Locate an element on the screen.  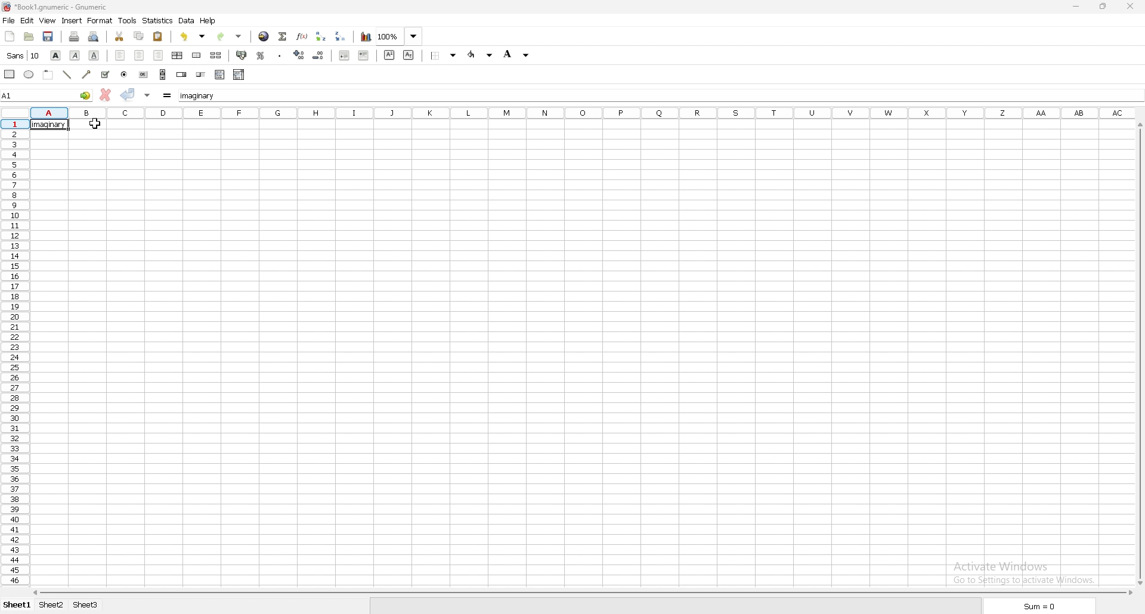
formula is located at coordinates (167, 96).